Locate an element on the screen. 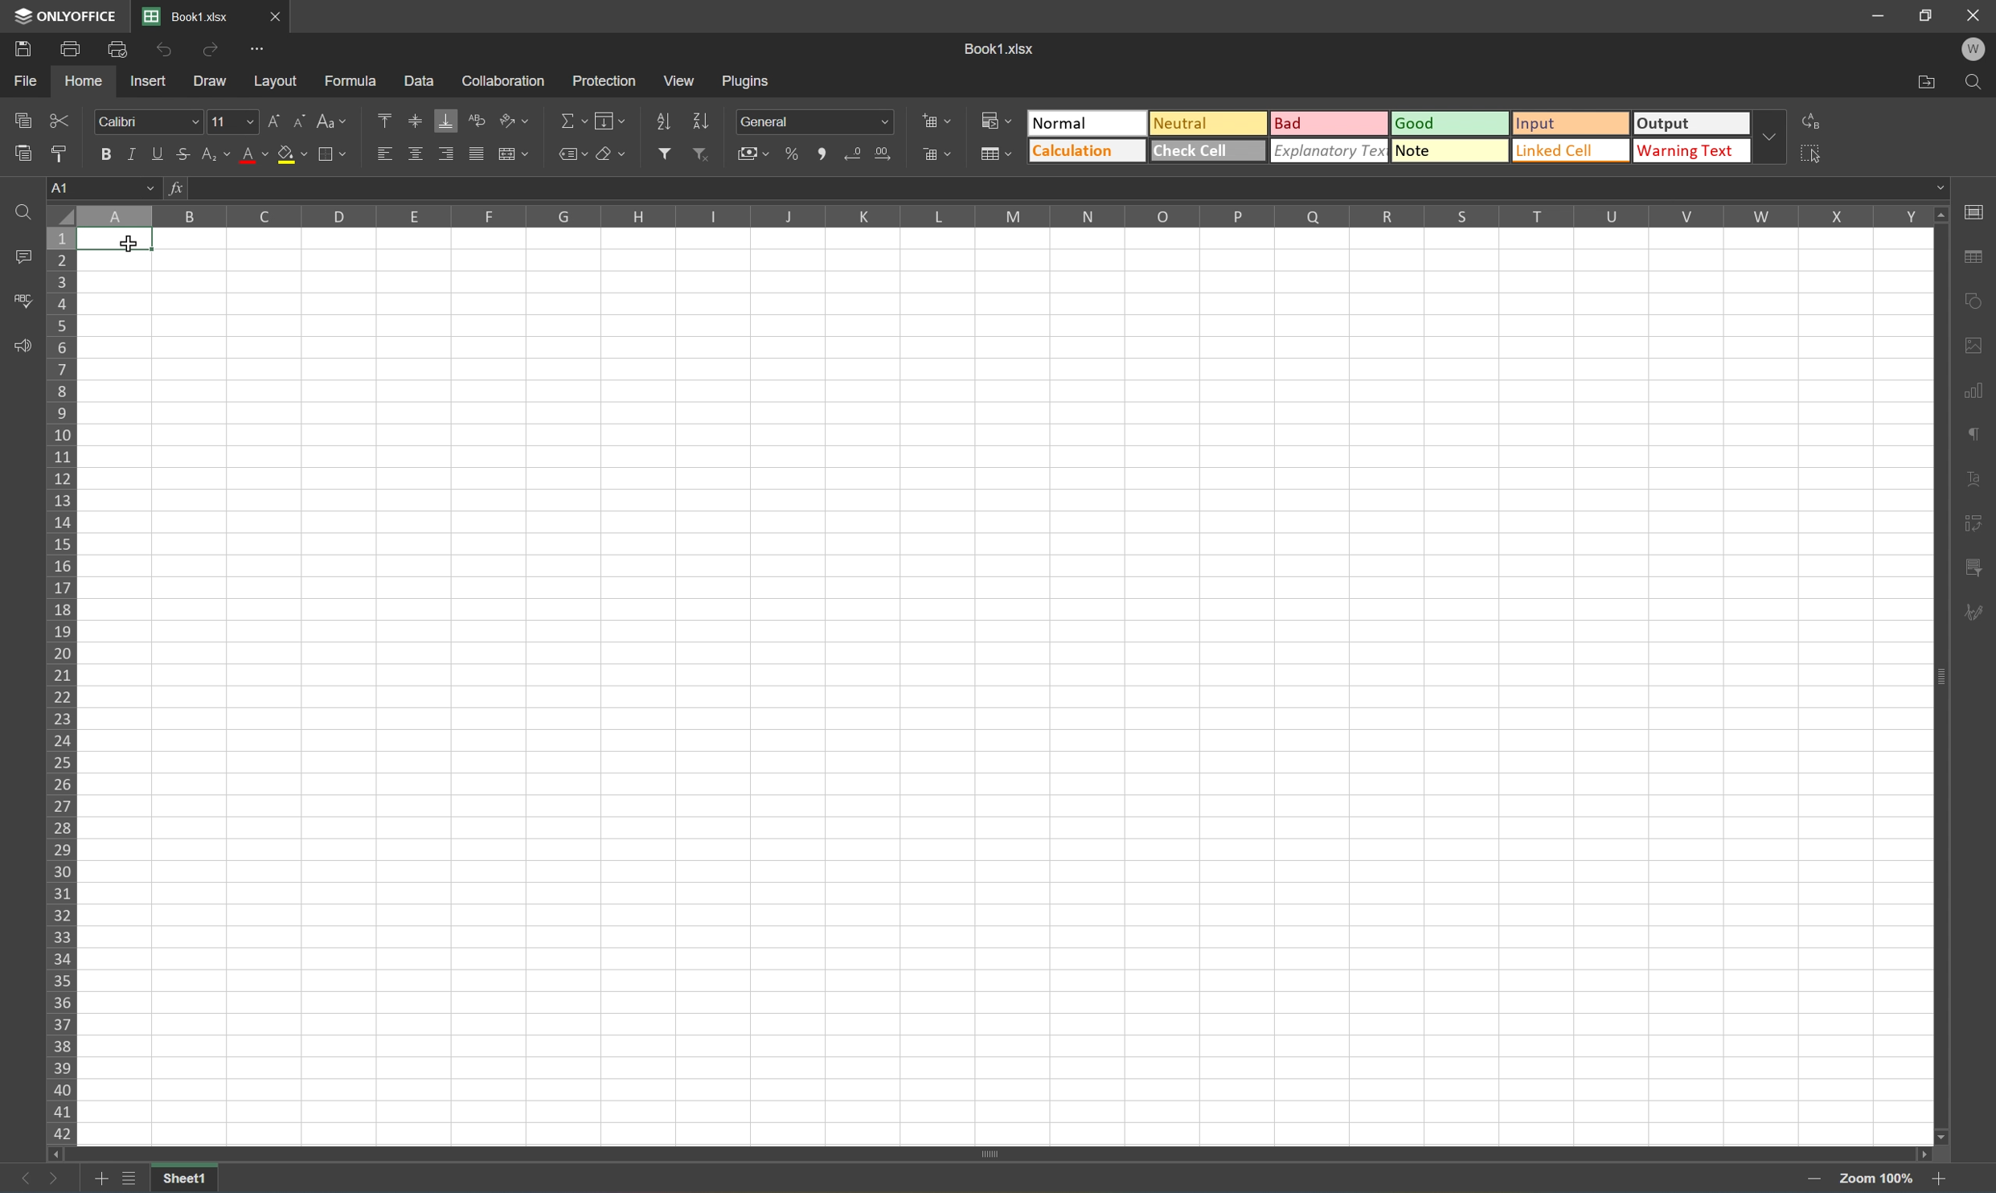  Quick print is located at coordinates (123, 52).